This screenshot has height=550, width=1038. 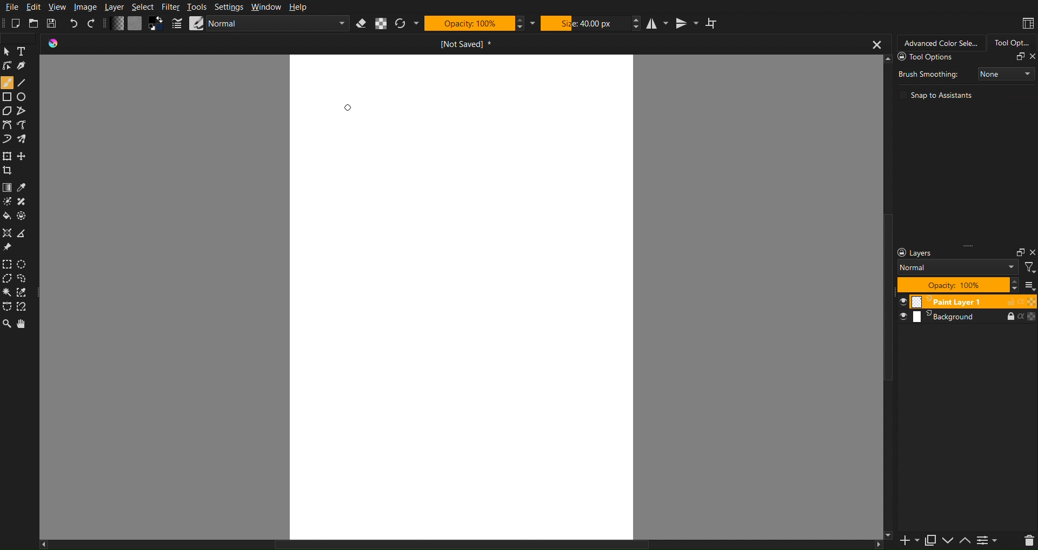 I want to click on Add Slide, so click(x=908, y=541).